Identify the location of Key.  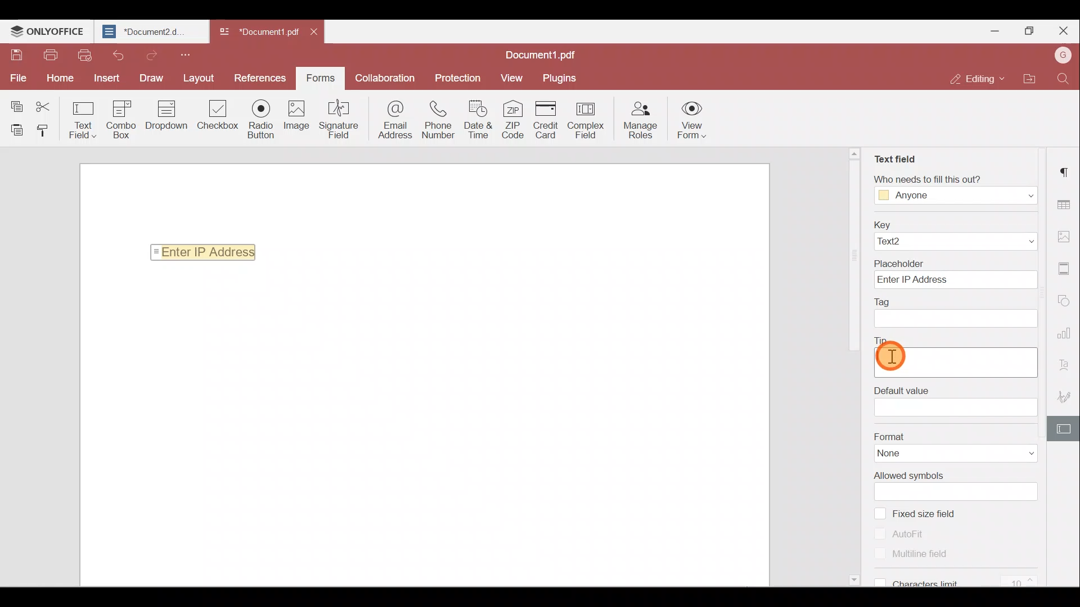
(955, 224).